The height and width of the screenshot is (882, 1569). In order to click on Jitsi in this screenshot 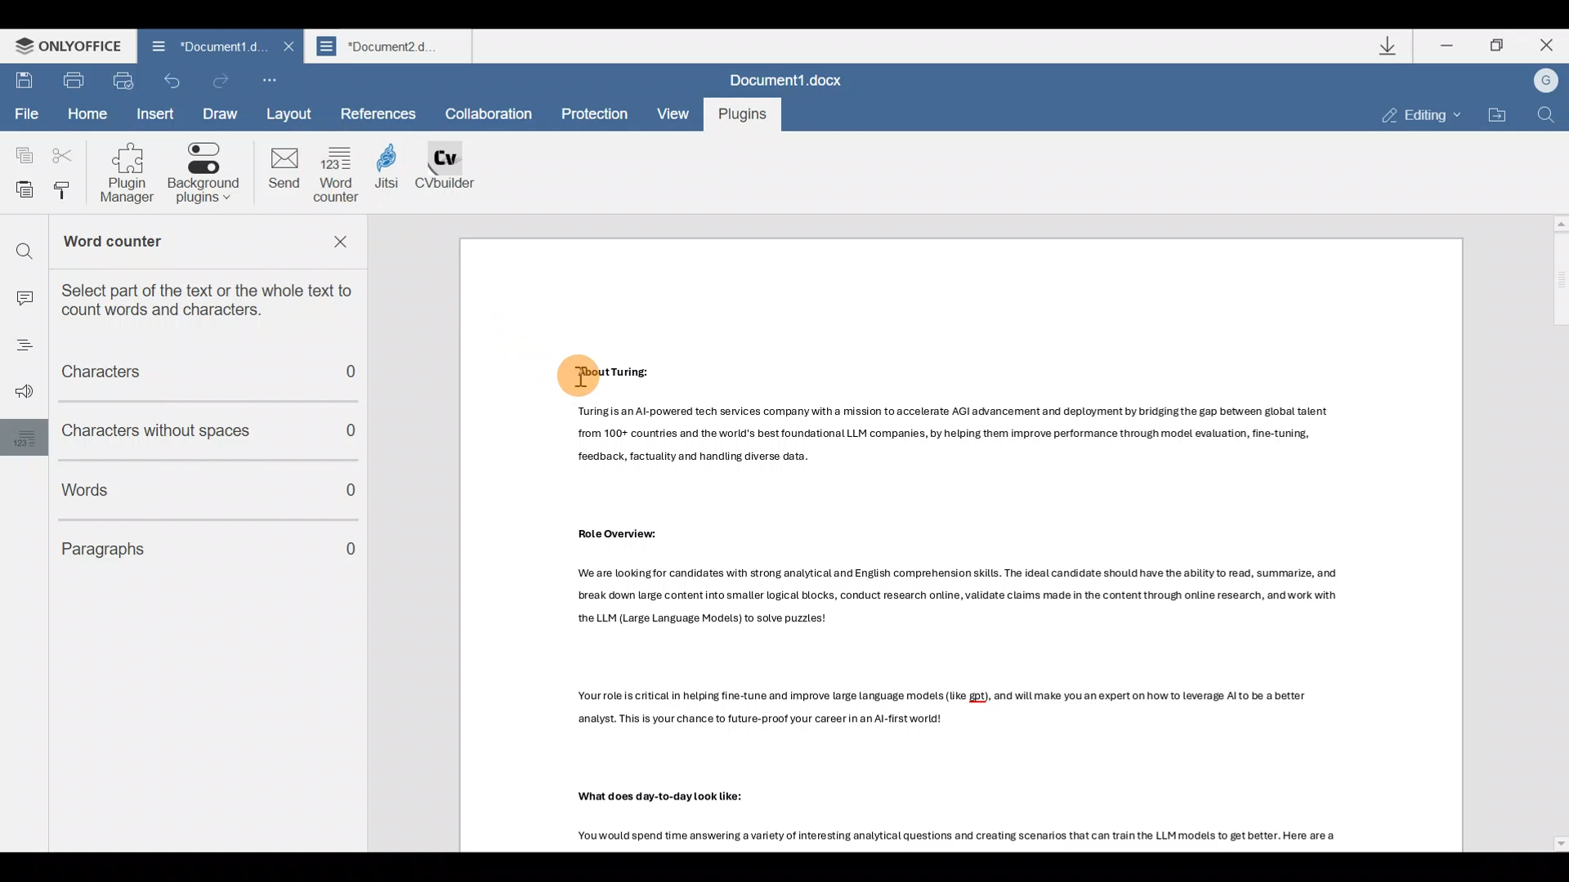, I will do `click(396, 177)`.